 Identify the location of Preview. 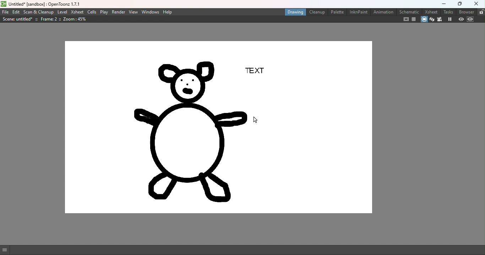
(461, 20).